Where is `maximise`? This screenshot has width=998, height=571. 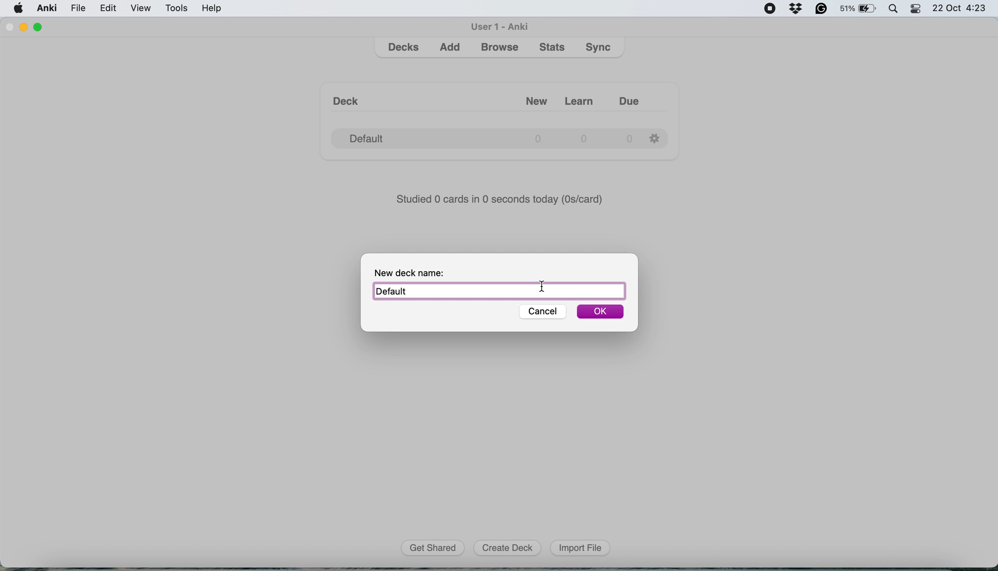
maximise is located at coordinates (41, 25).